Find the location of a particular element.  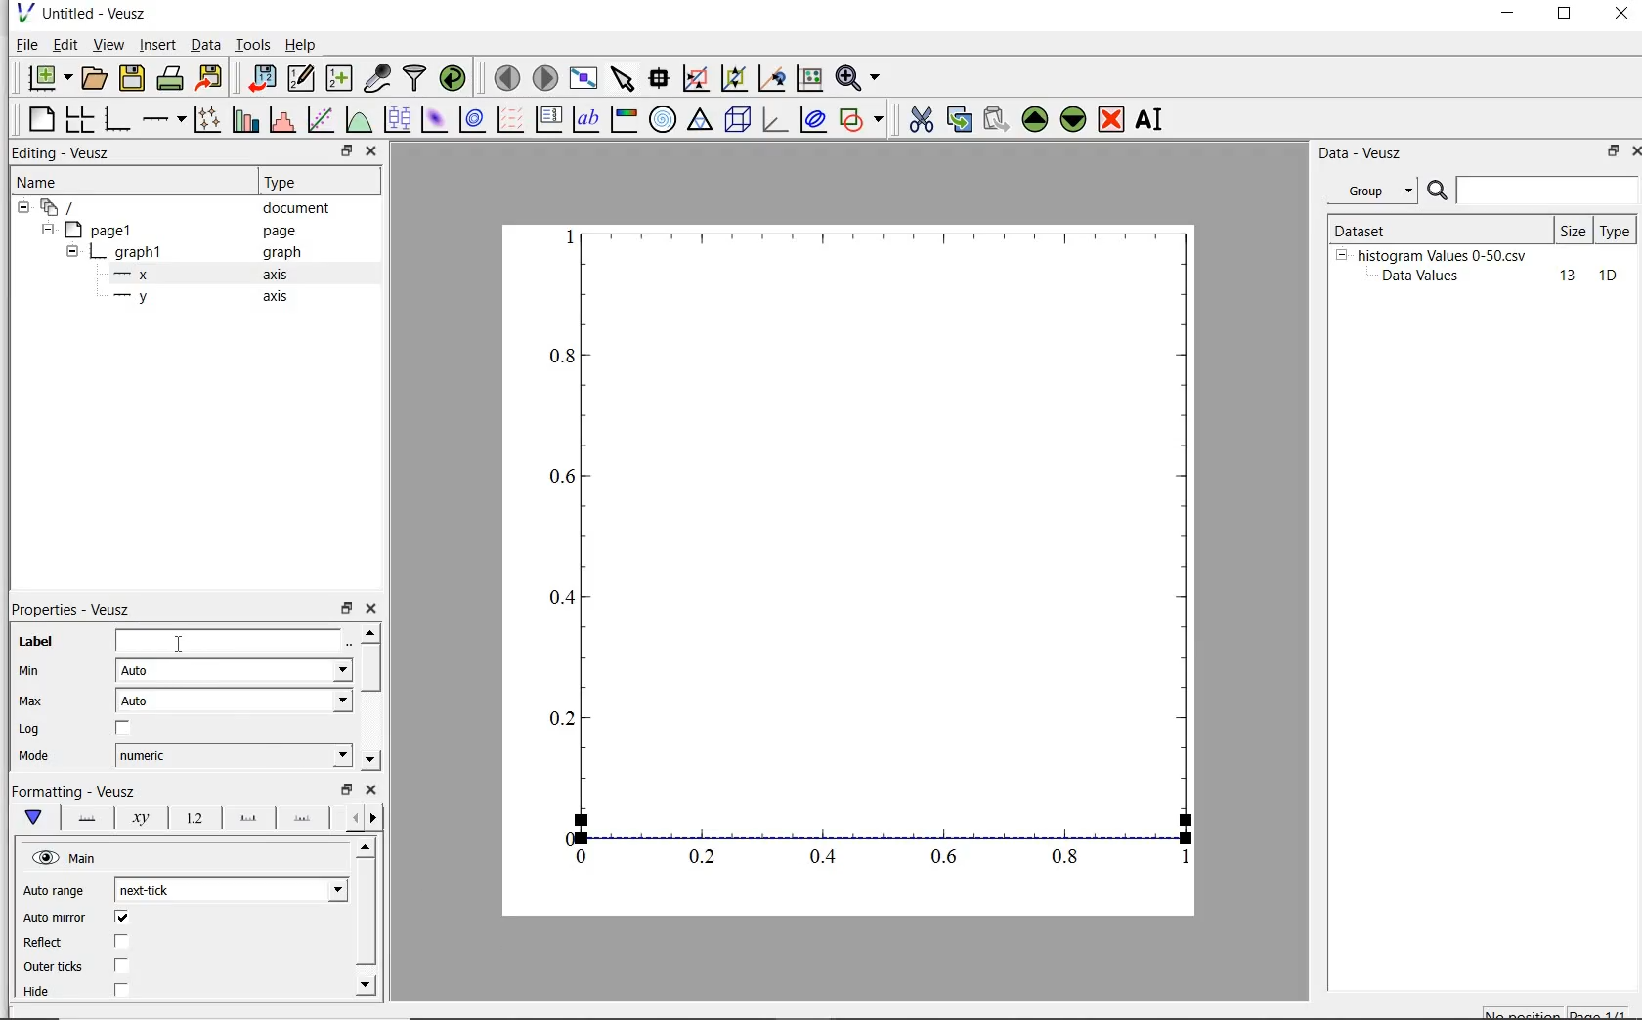

move down is located at coordinates (369, 760).